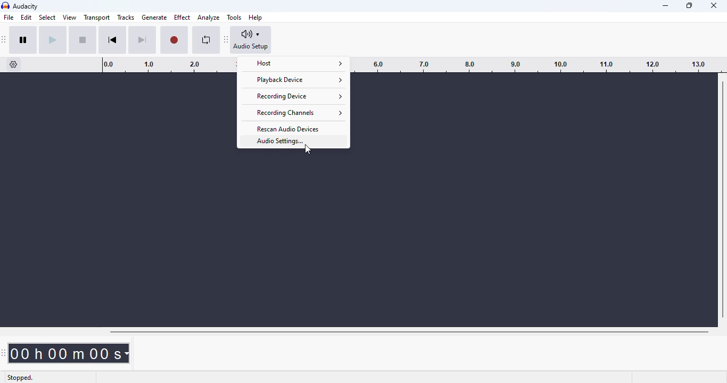  I want to click on play, so click(53, 40).